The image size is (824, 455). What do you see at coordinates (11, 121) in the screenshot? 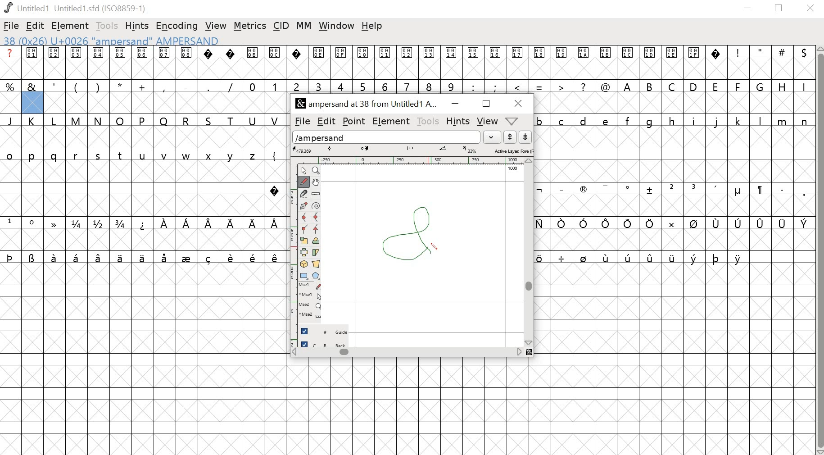
I see `J` at bounding box center [11, 121].